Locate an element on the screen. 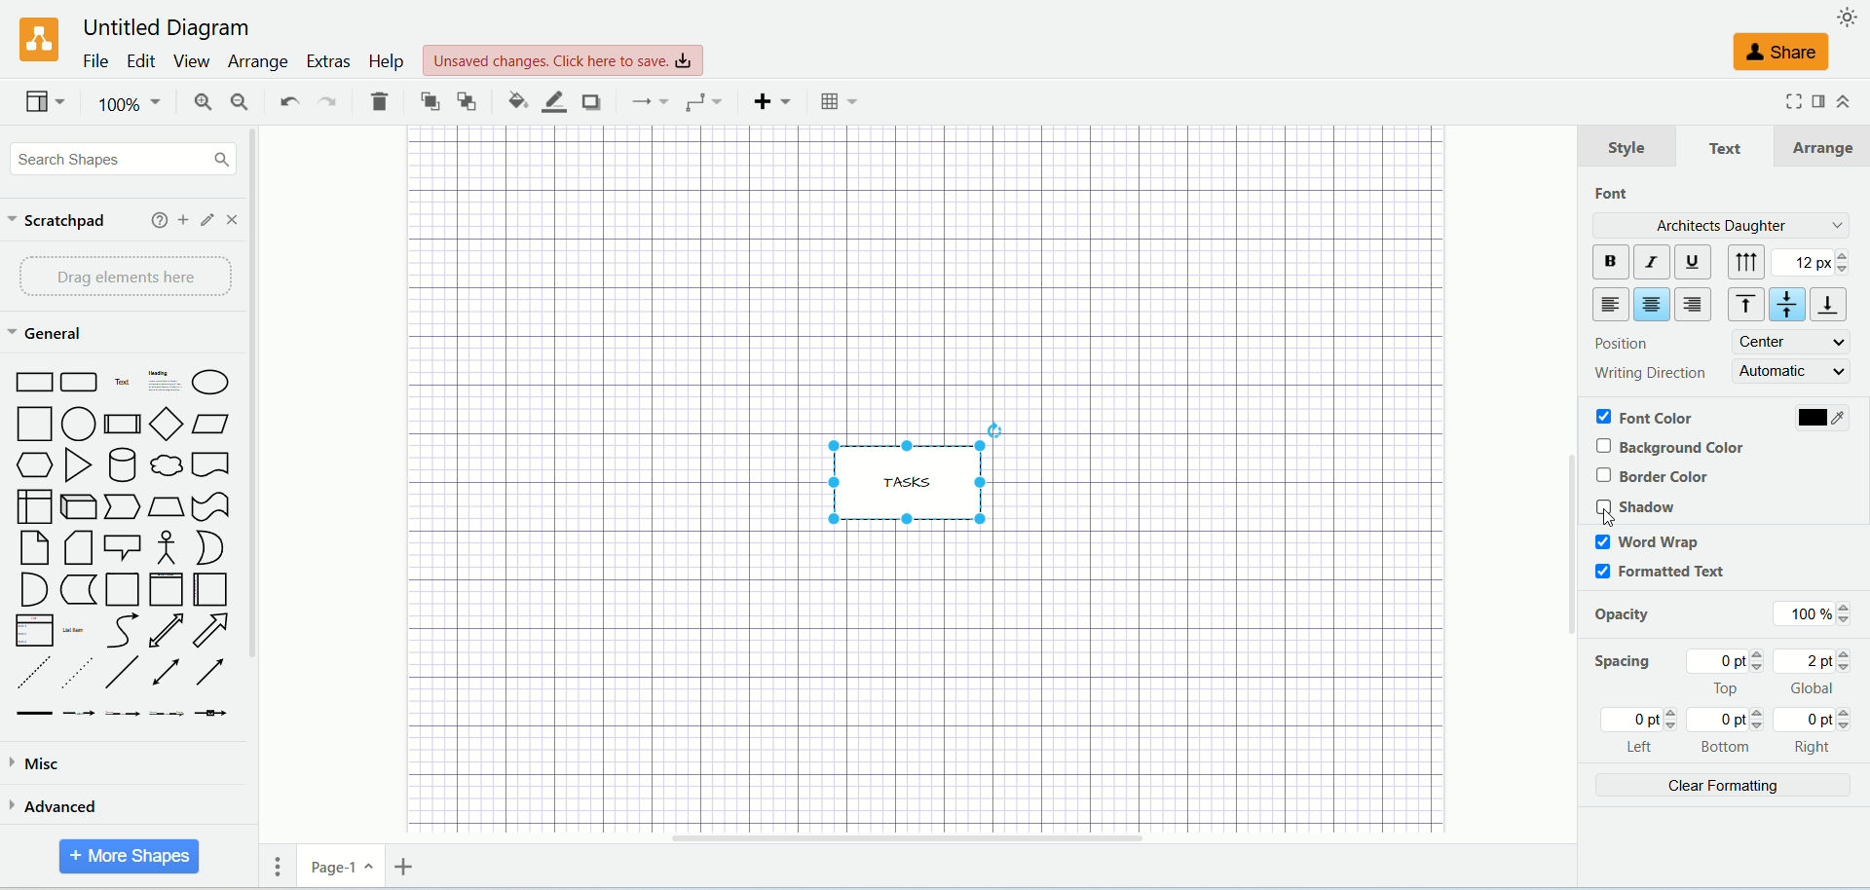  color is located at coordinates (1820, 418).